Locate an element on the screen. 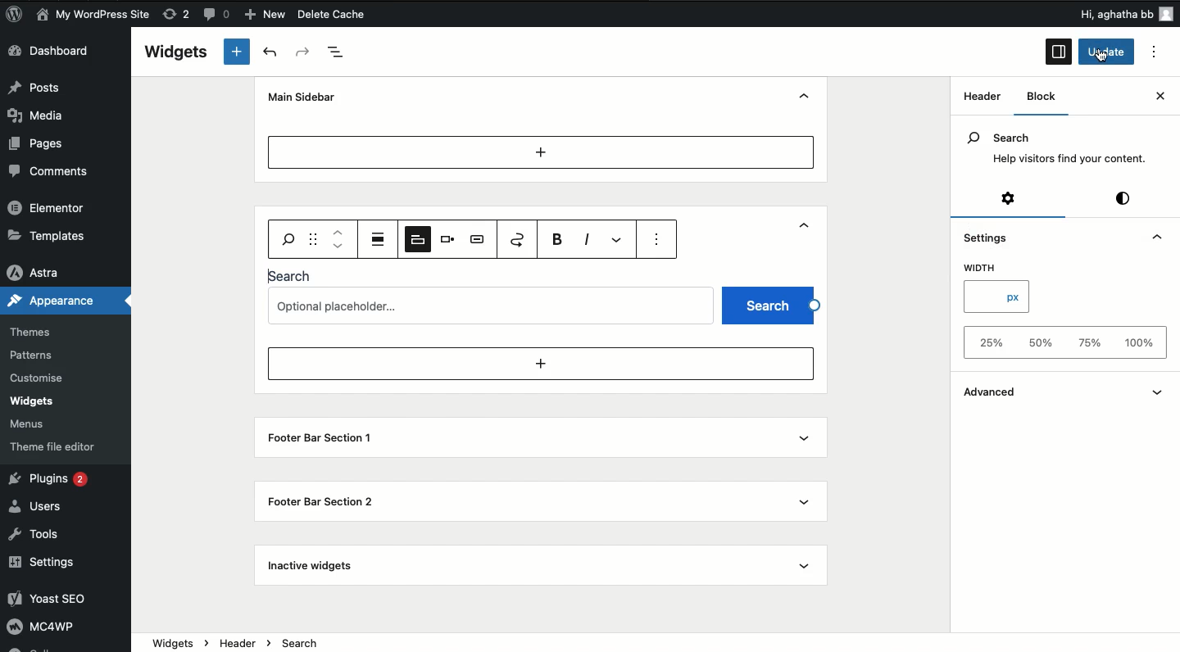 This screenshot has height=652, width=1180. Advanced is located at coordinates (1006, 391).